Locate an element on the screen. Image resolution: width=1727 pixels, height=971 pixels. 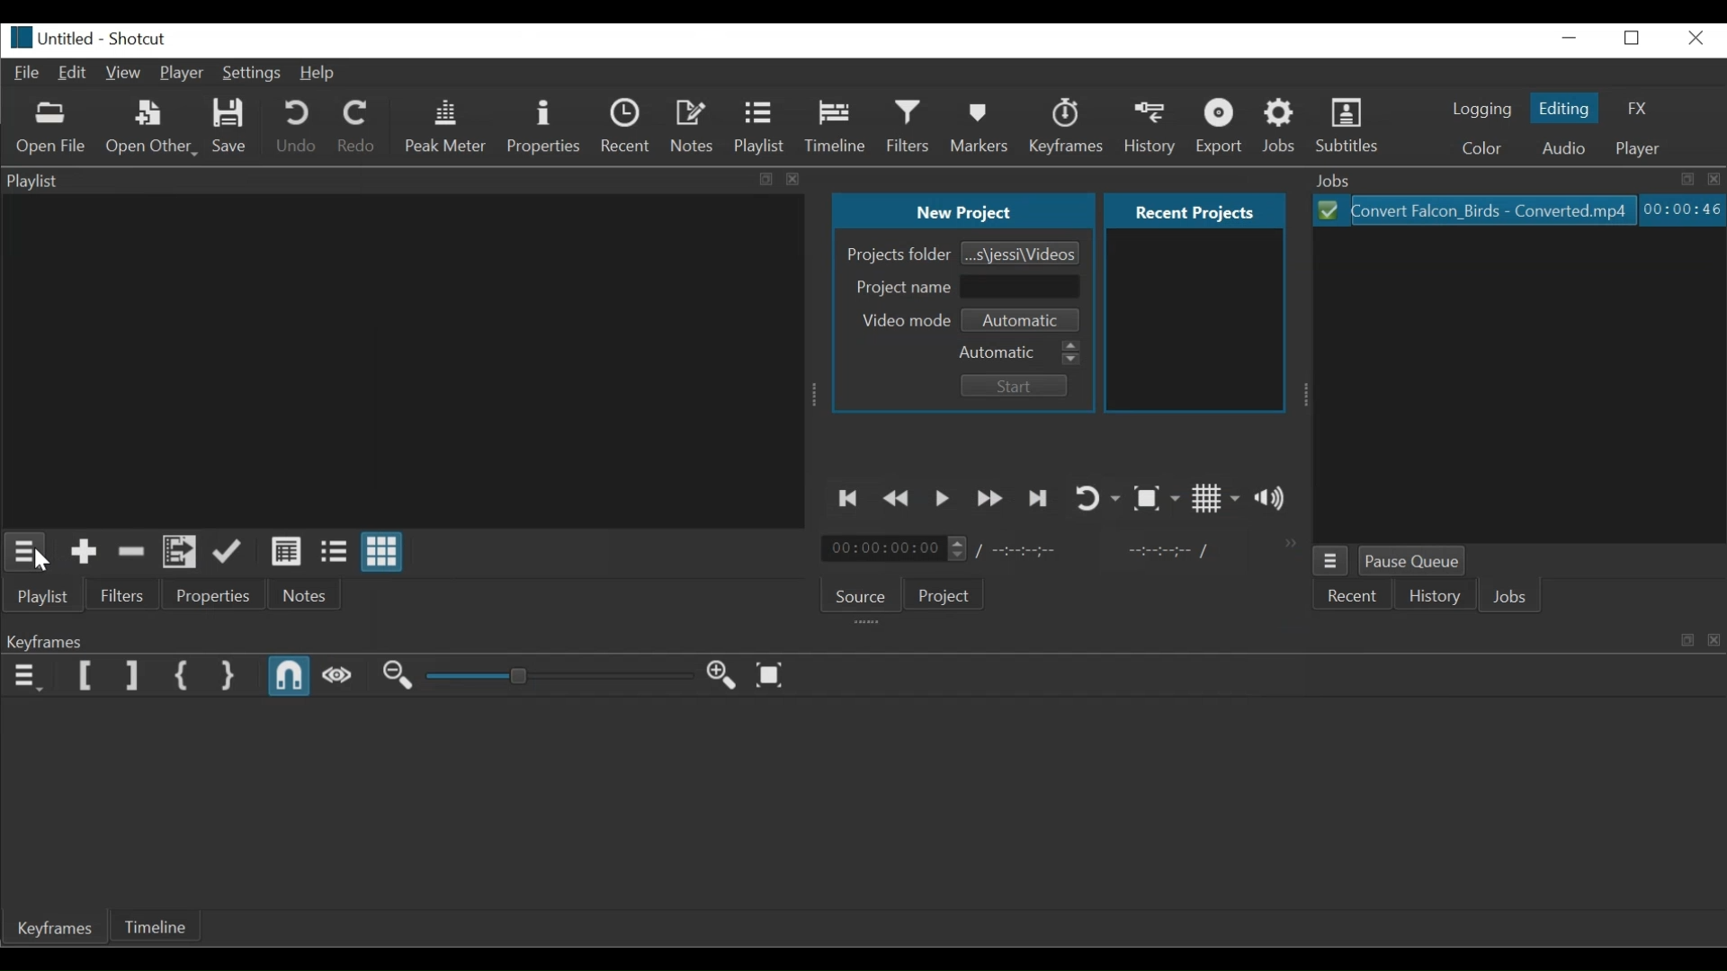
close is located at coordinates (1698, 39).